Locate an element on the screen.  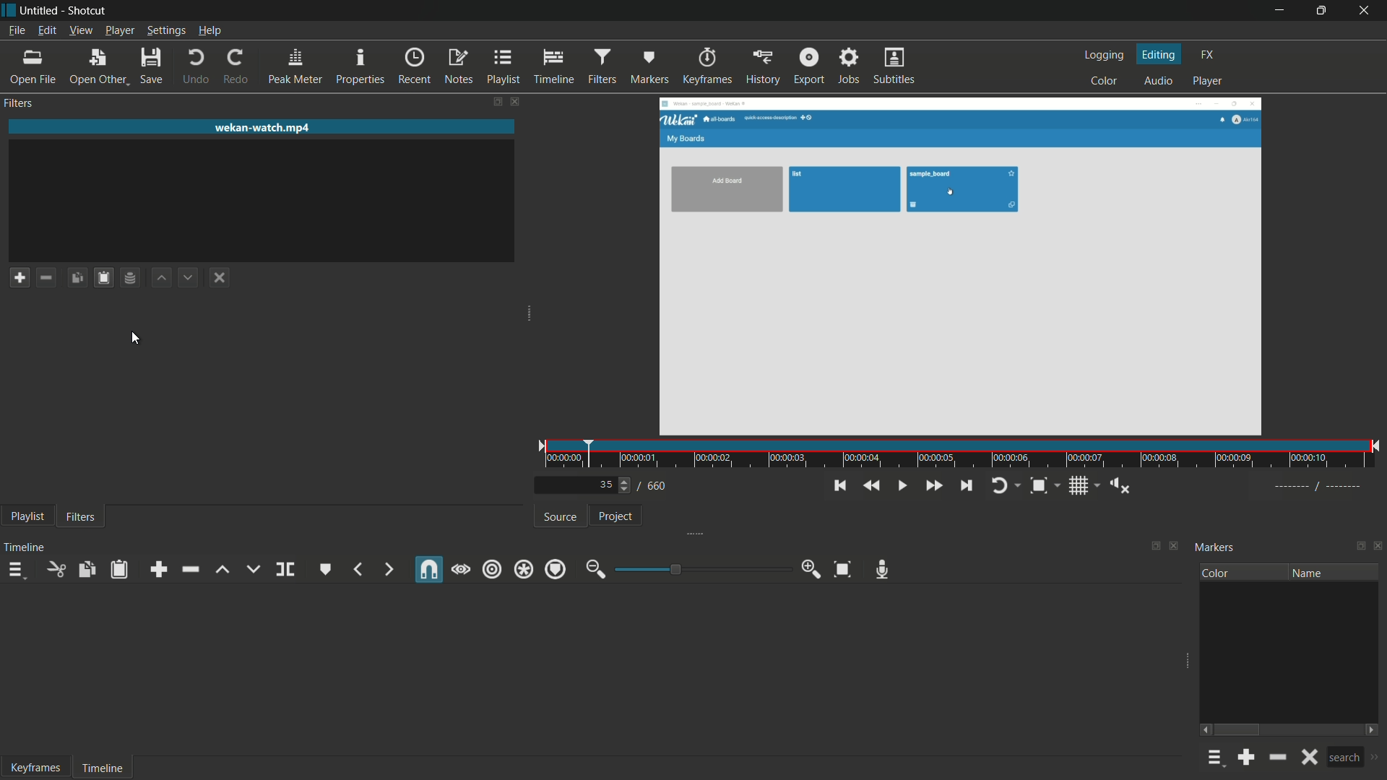
zoom in is located at coordinates (808, 569).